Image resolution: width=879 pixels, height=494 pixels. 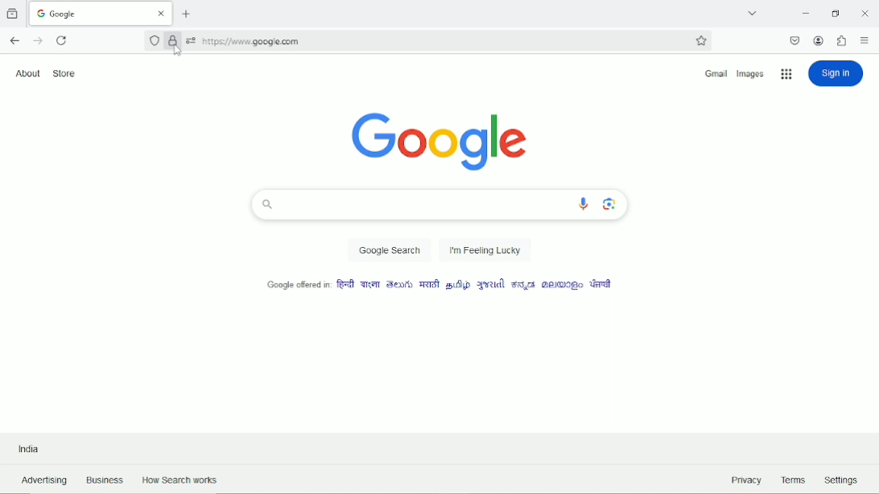 I want to click on Minimize, so click(x=806, y=11).